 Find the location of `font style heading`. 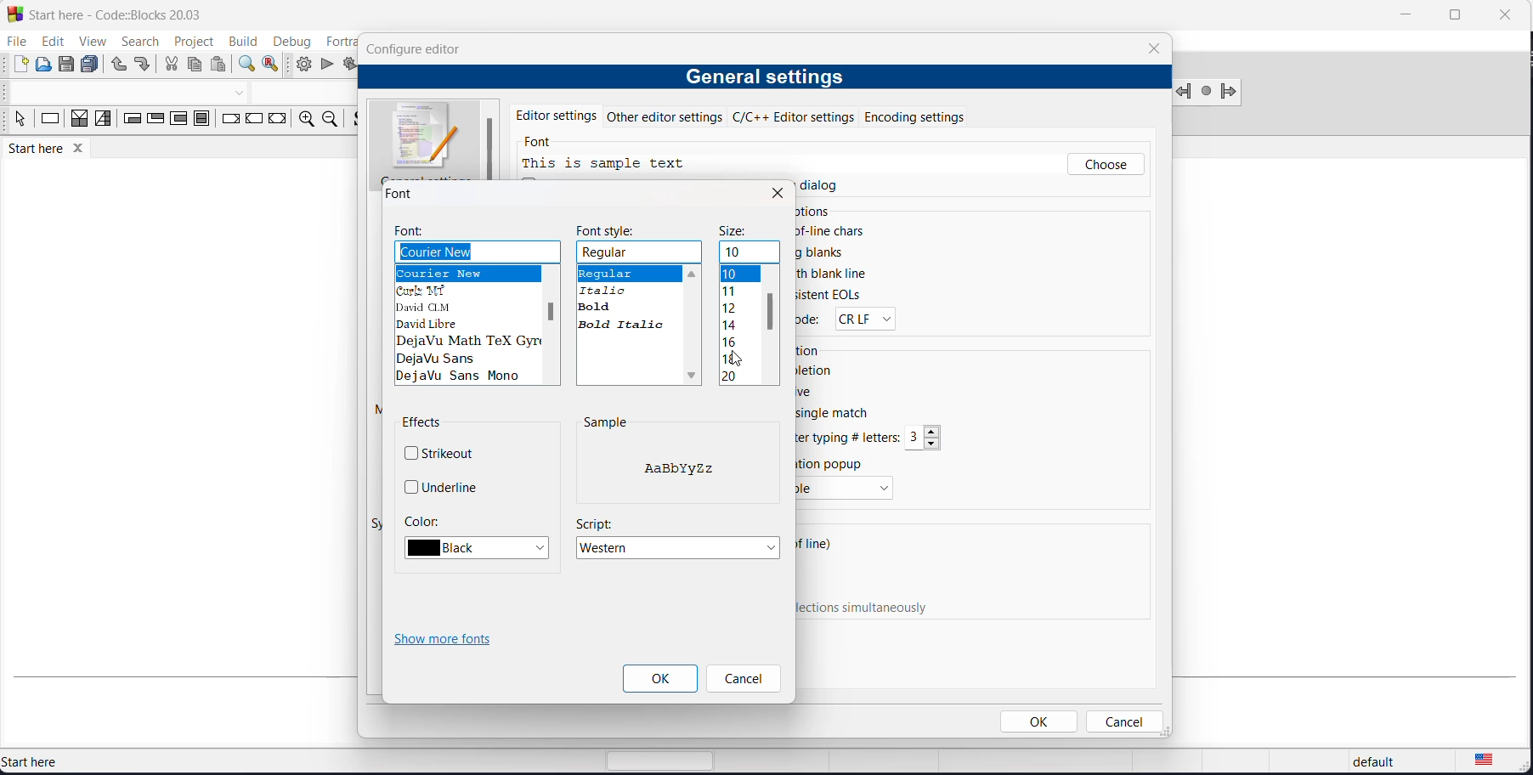

font style heading is located at coordinates (610, 230).